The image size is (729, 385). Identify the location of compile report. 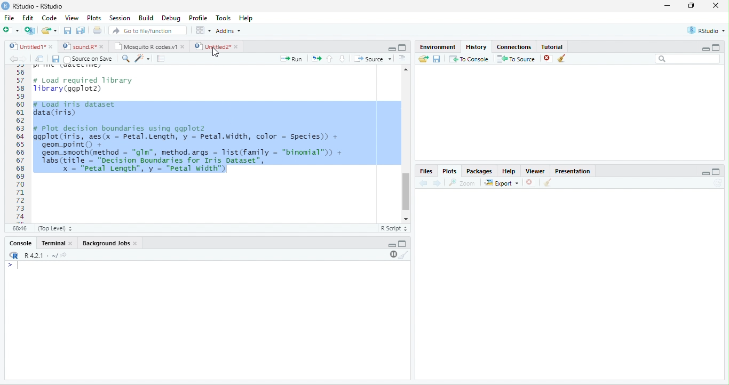
(161, 58).